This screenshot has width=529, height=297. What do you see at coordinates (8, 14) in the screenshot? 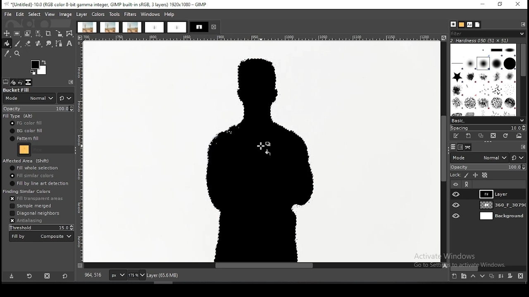
I see `file` at bounding box center [8, 14].